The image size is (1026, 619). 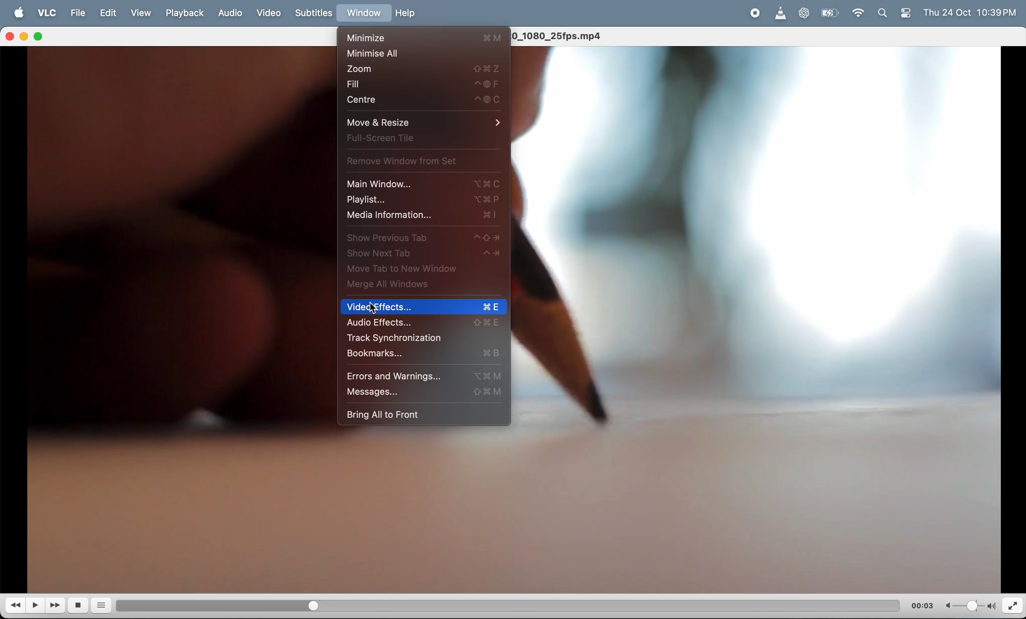 I want to click on stop, so click(x=80, y=606).